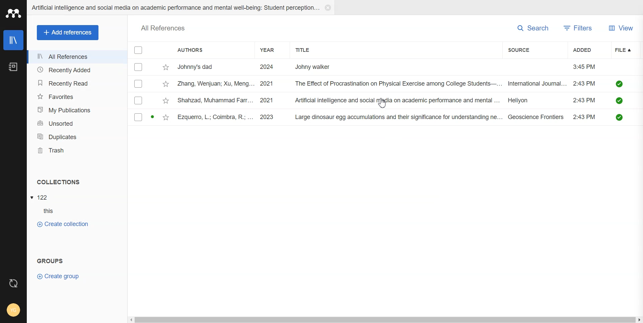  What do you see at coordinates (139, 100) in the screenshot?
I see `Checkbox` at bounding box center [139, 100].